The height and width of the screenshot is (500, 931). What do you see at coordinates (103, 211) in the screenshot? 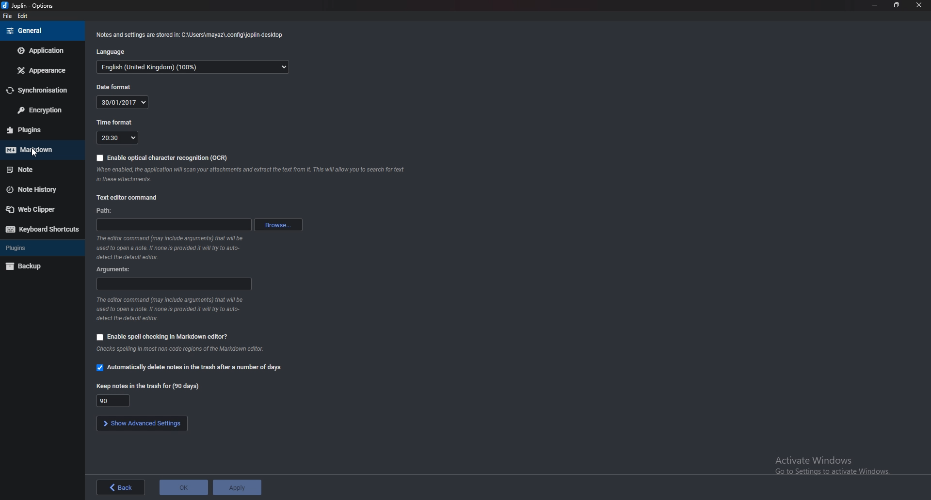
I see `path` at bounding box center [103, 211].